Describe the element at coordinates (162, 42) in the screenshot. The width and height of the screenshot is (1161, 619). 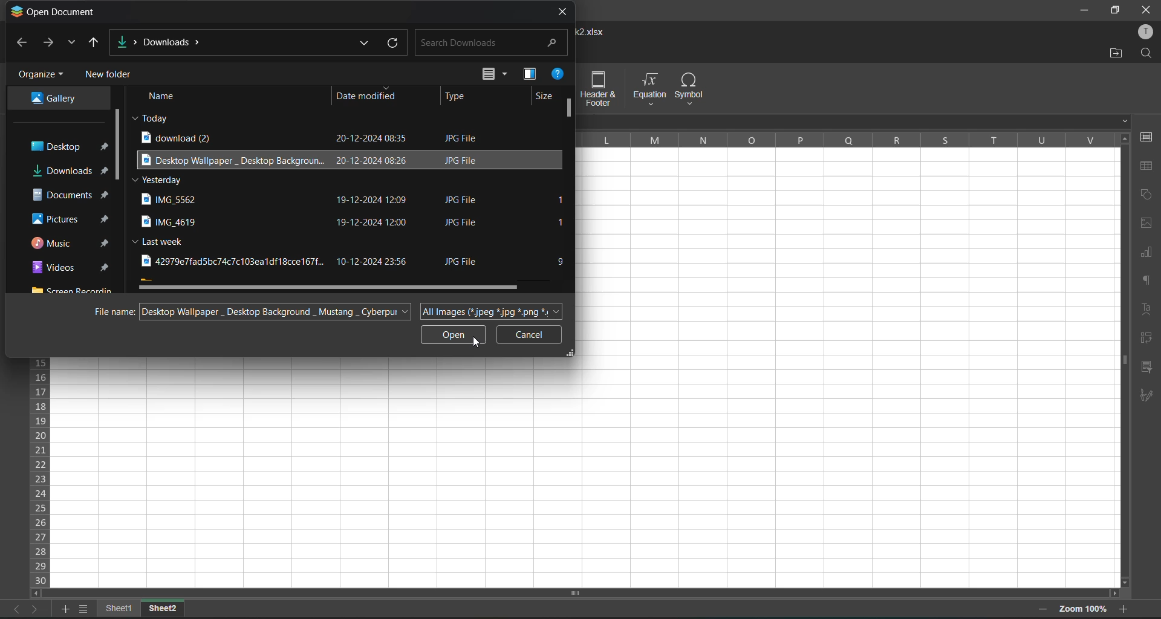
I see `Downloads` at that location.